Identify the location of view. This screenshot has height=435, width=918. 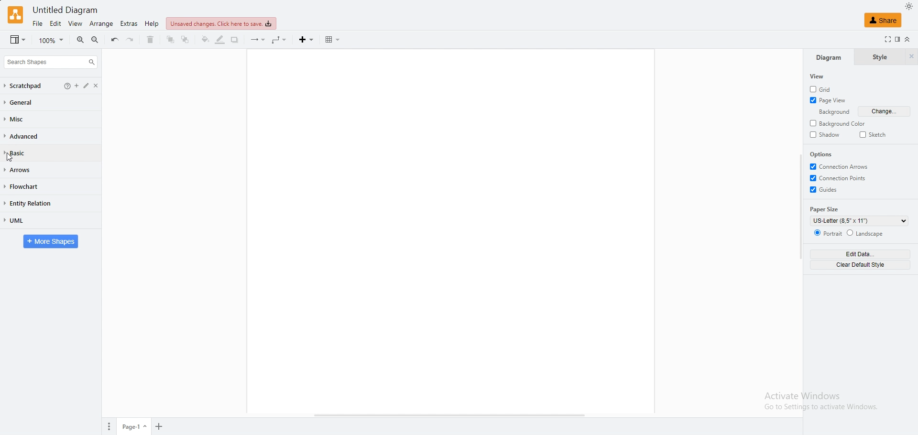
(819, 76).